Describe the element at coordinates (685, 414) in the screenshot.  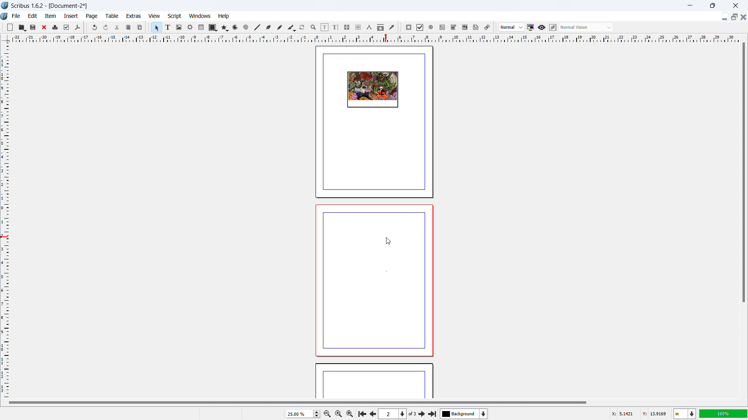
I see `unit of measurement` at that location.